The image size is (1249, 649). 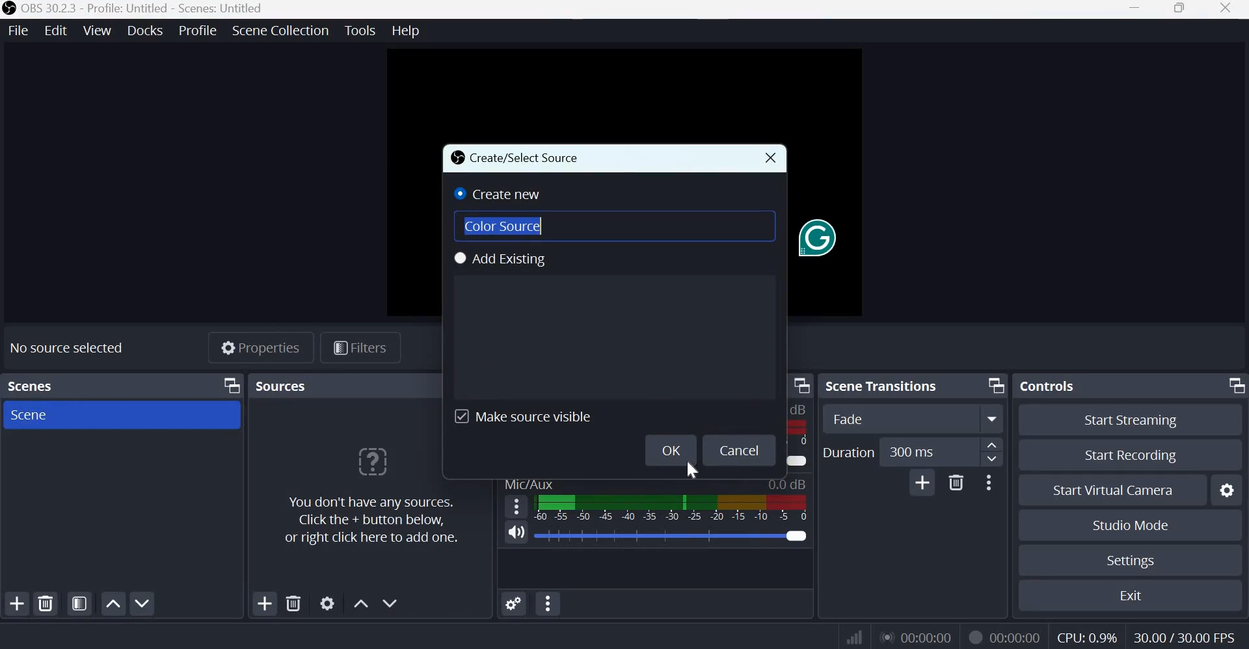 I want to click on Configure virtual camers, so click(x=1229, y=491).